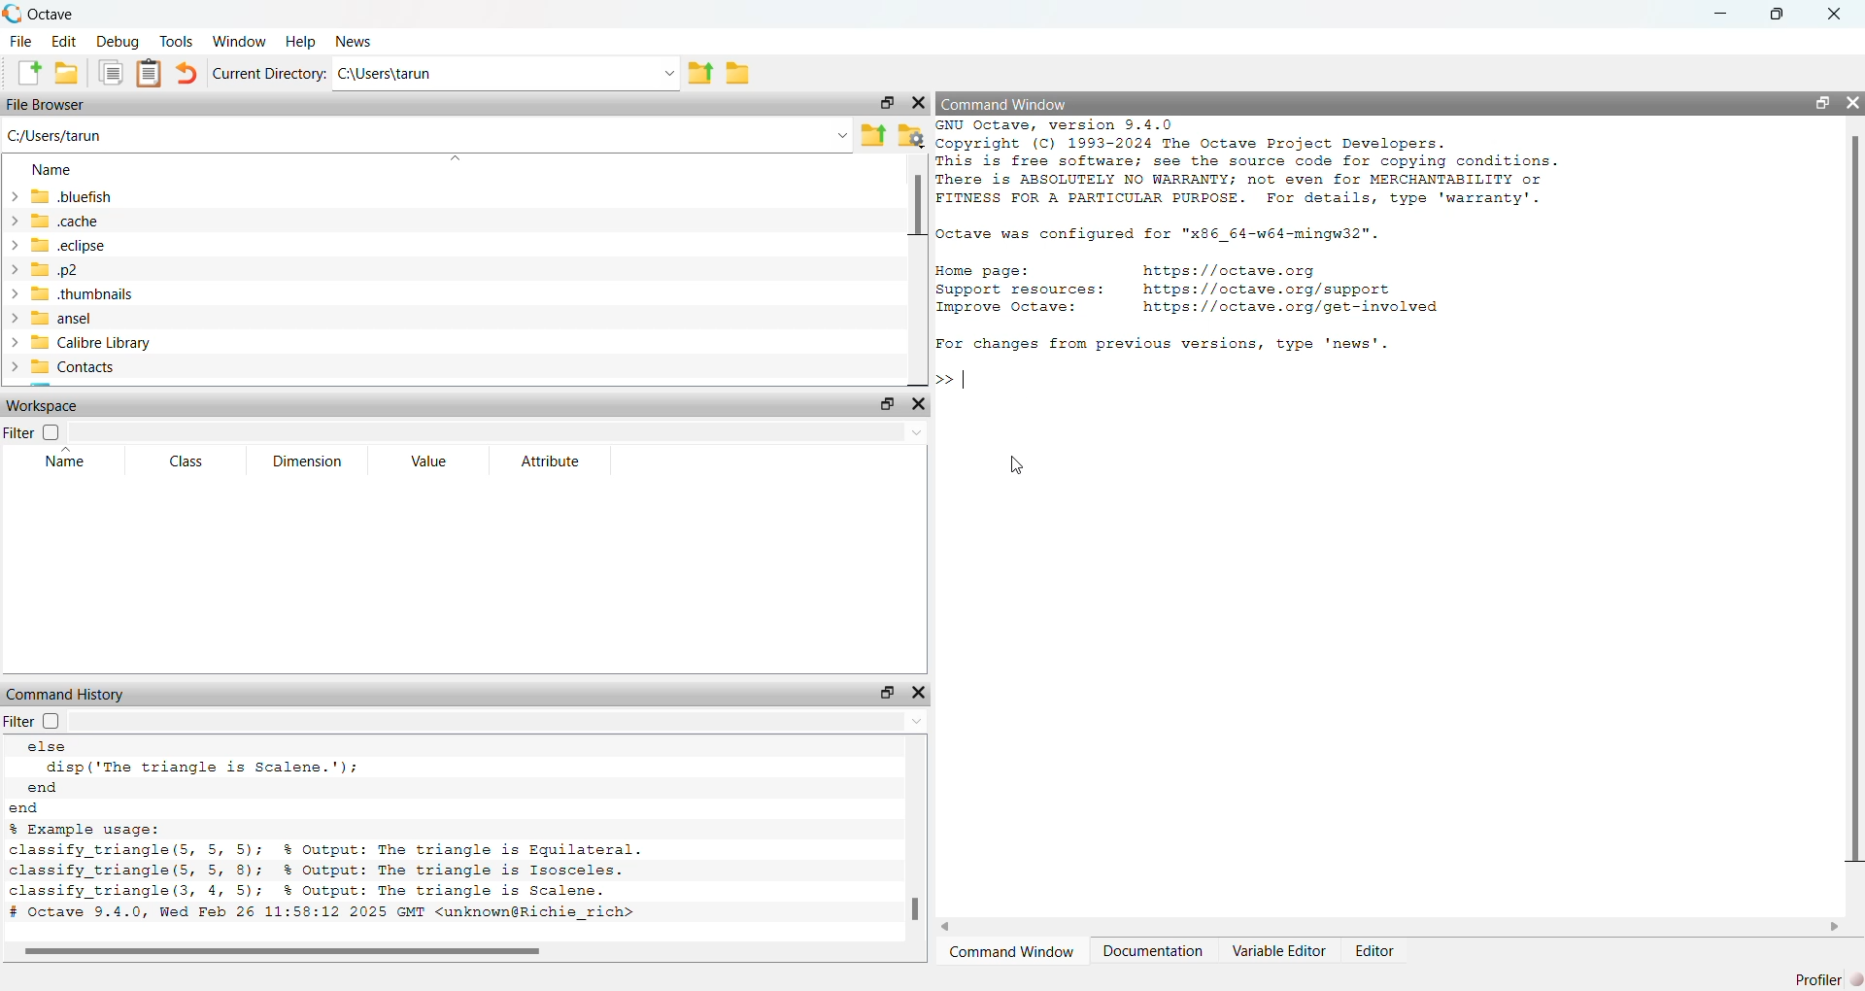  What do you see at coordinates (1168, 346) in the screenshot?
I see `Fox changes from previous versions, type 'news'.` at bounding box center [1168, 346].